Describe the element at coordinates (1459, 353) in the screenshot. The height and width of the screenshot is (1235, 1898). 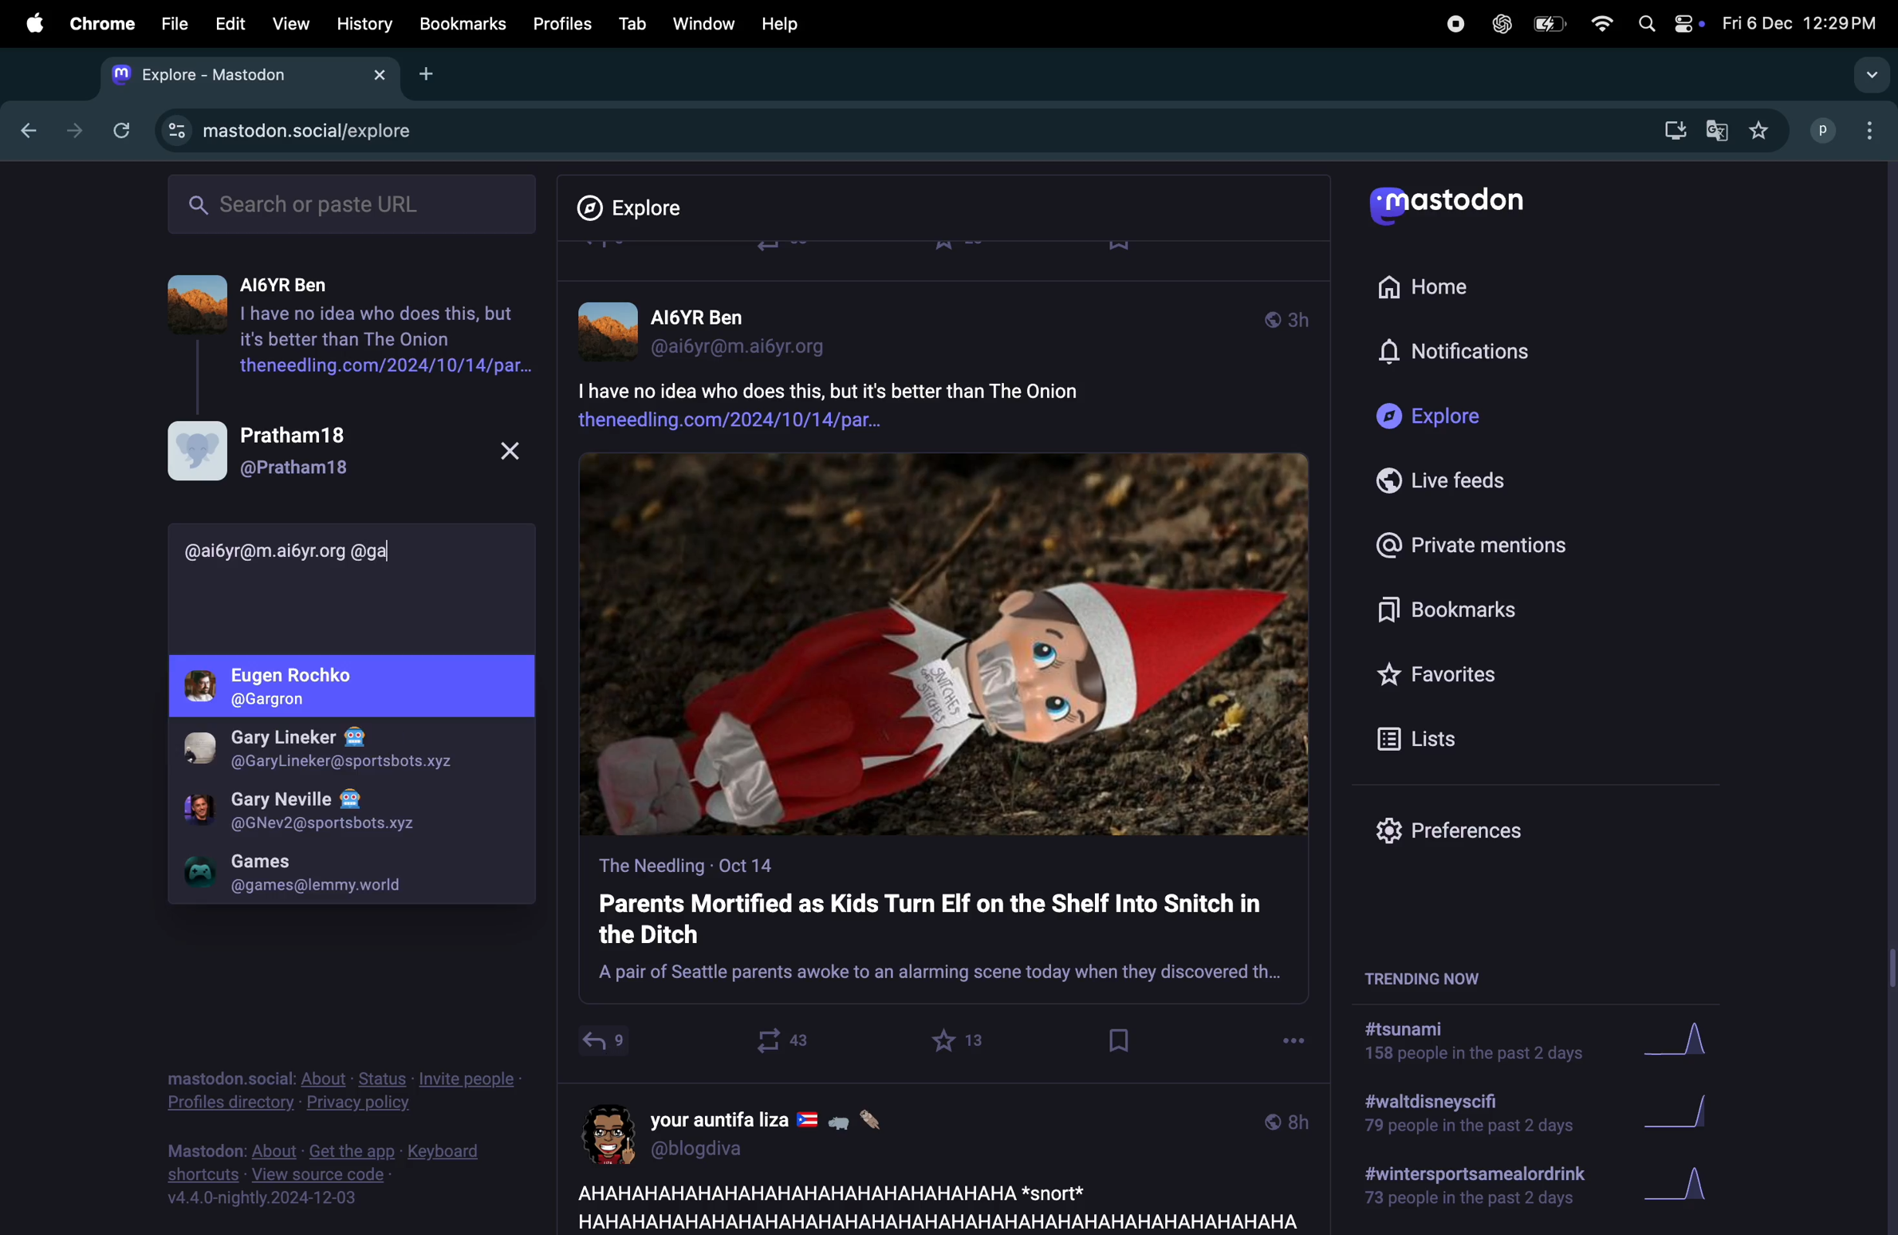
I see `Notifications` at that location.